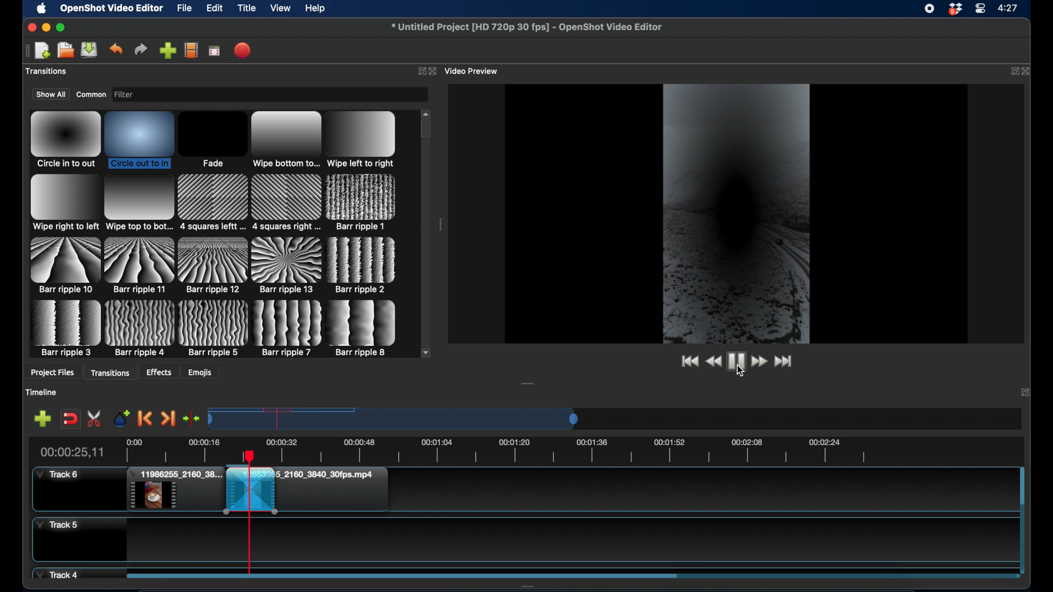  What do you see at coordinates (738, 375) in the screenshot?
I see `cursor` at bounding box center [738, 375].